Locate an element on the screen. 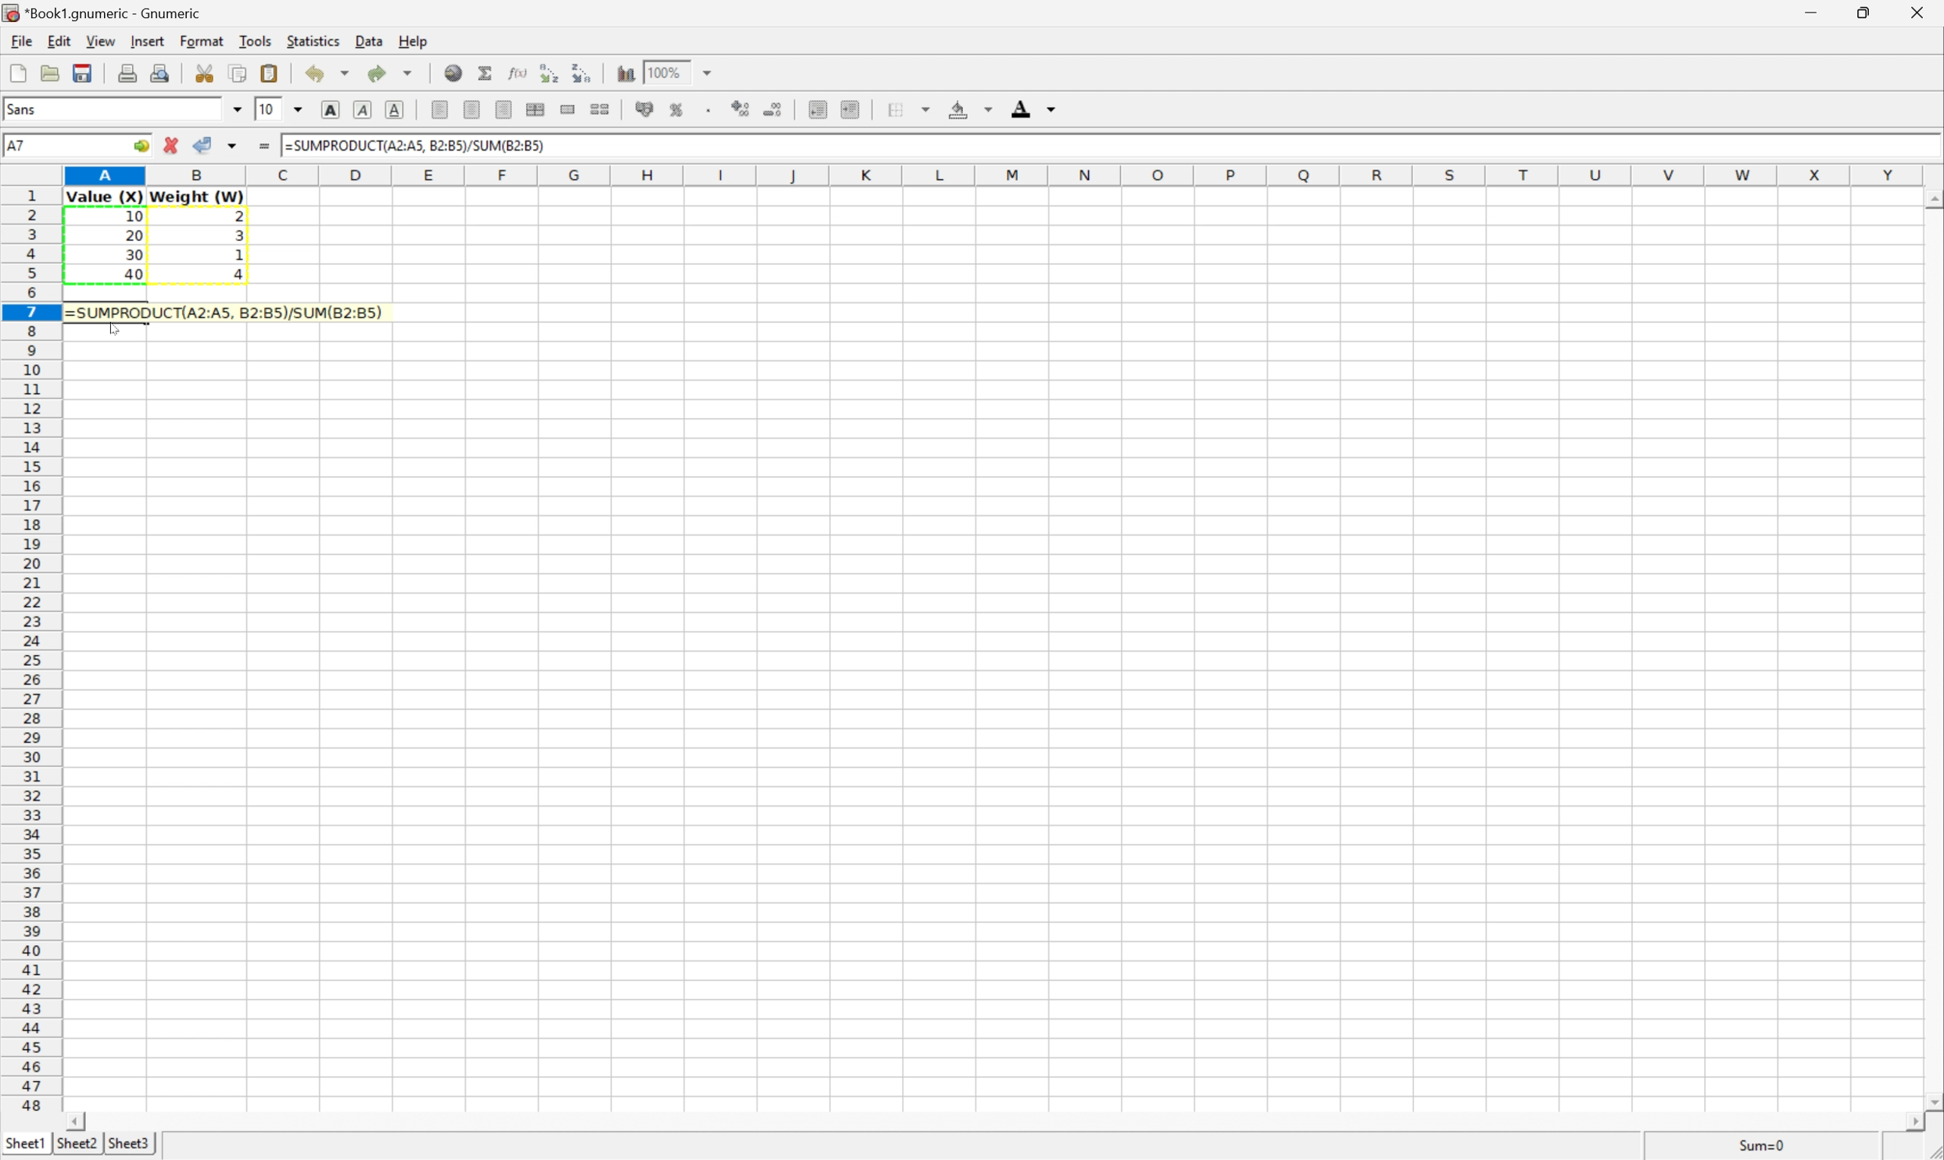 The width and height of the screenshot is (1944, 1160). Sheet2 is located at coordinates (78, 1144).